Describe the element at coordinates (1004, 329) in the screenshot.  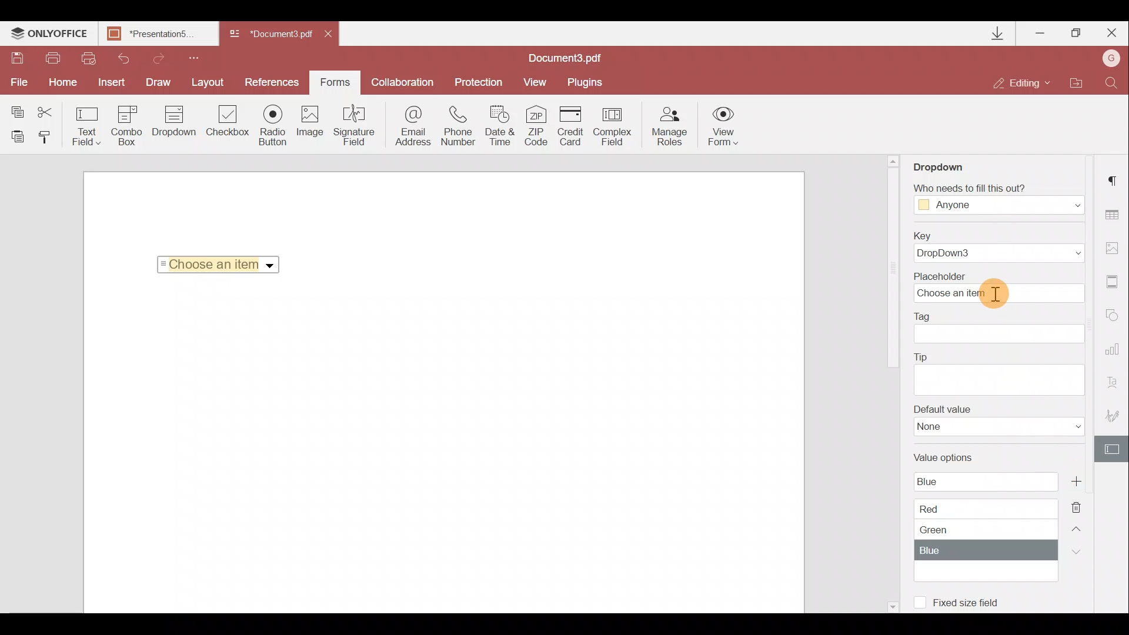
I see `Tag` at that location.